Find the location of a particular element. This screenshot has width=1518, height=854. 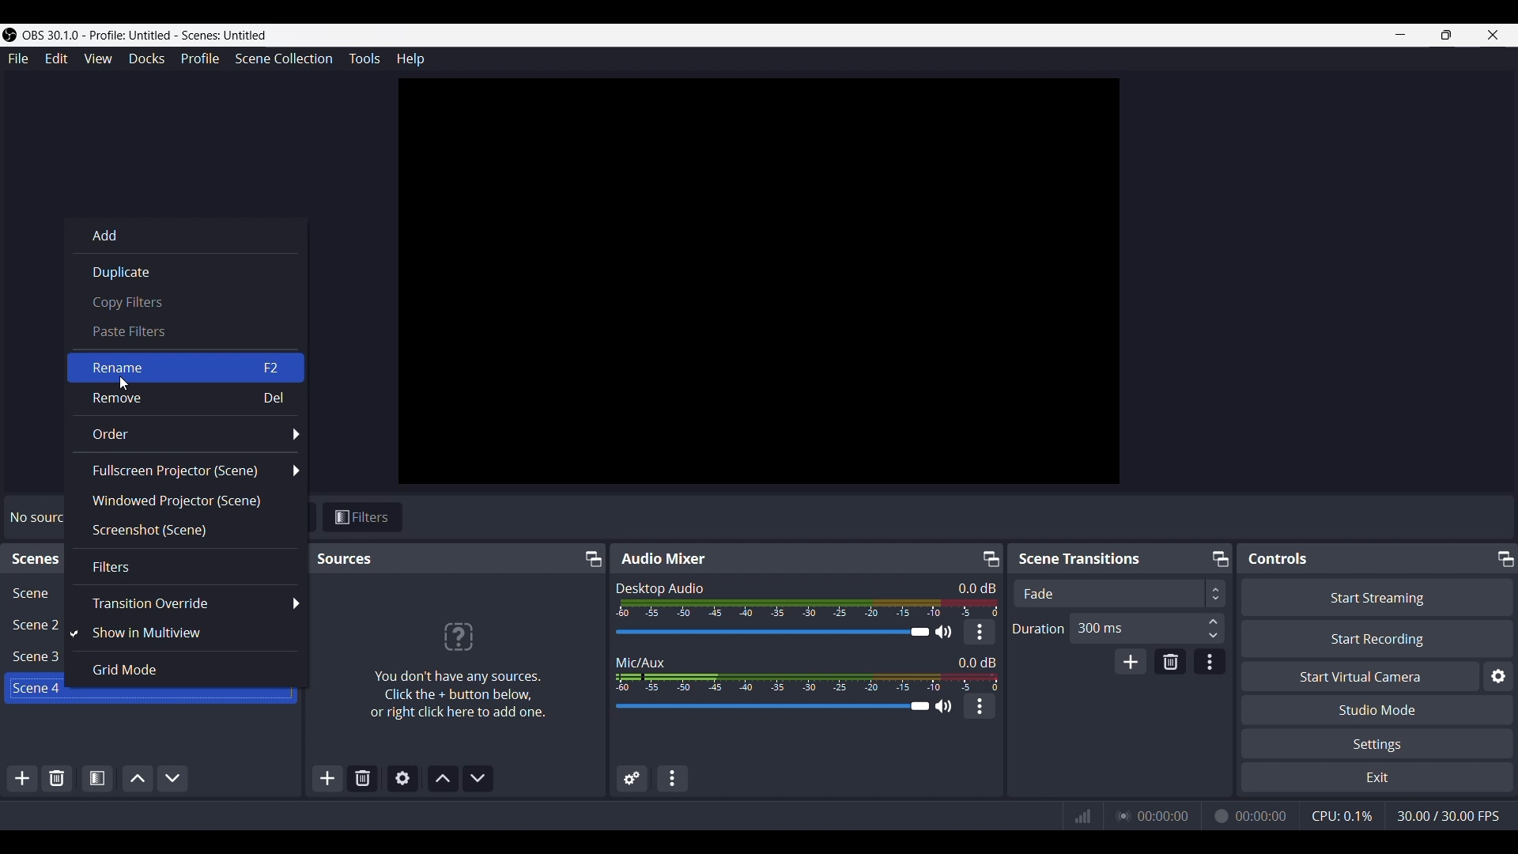

Move source(s) down is located at coordinates (477, 777).